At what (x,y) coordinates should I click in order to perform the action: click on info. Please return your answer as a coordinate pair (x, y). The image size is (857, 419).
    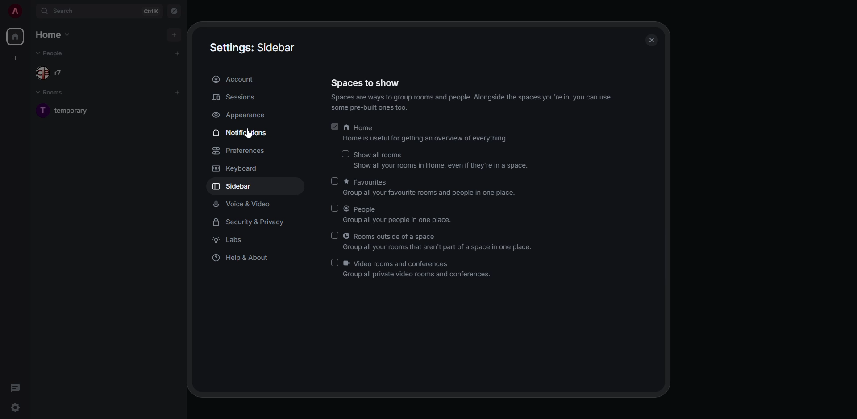
    Looking at the image, I should click on (473, 103).